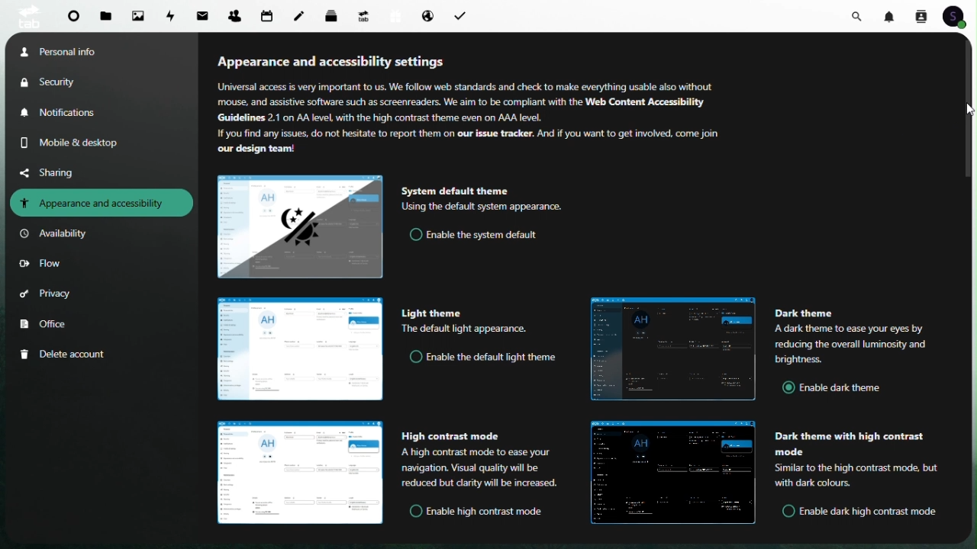  I want to click on Enable the default light theme, so click(485, 358).